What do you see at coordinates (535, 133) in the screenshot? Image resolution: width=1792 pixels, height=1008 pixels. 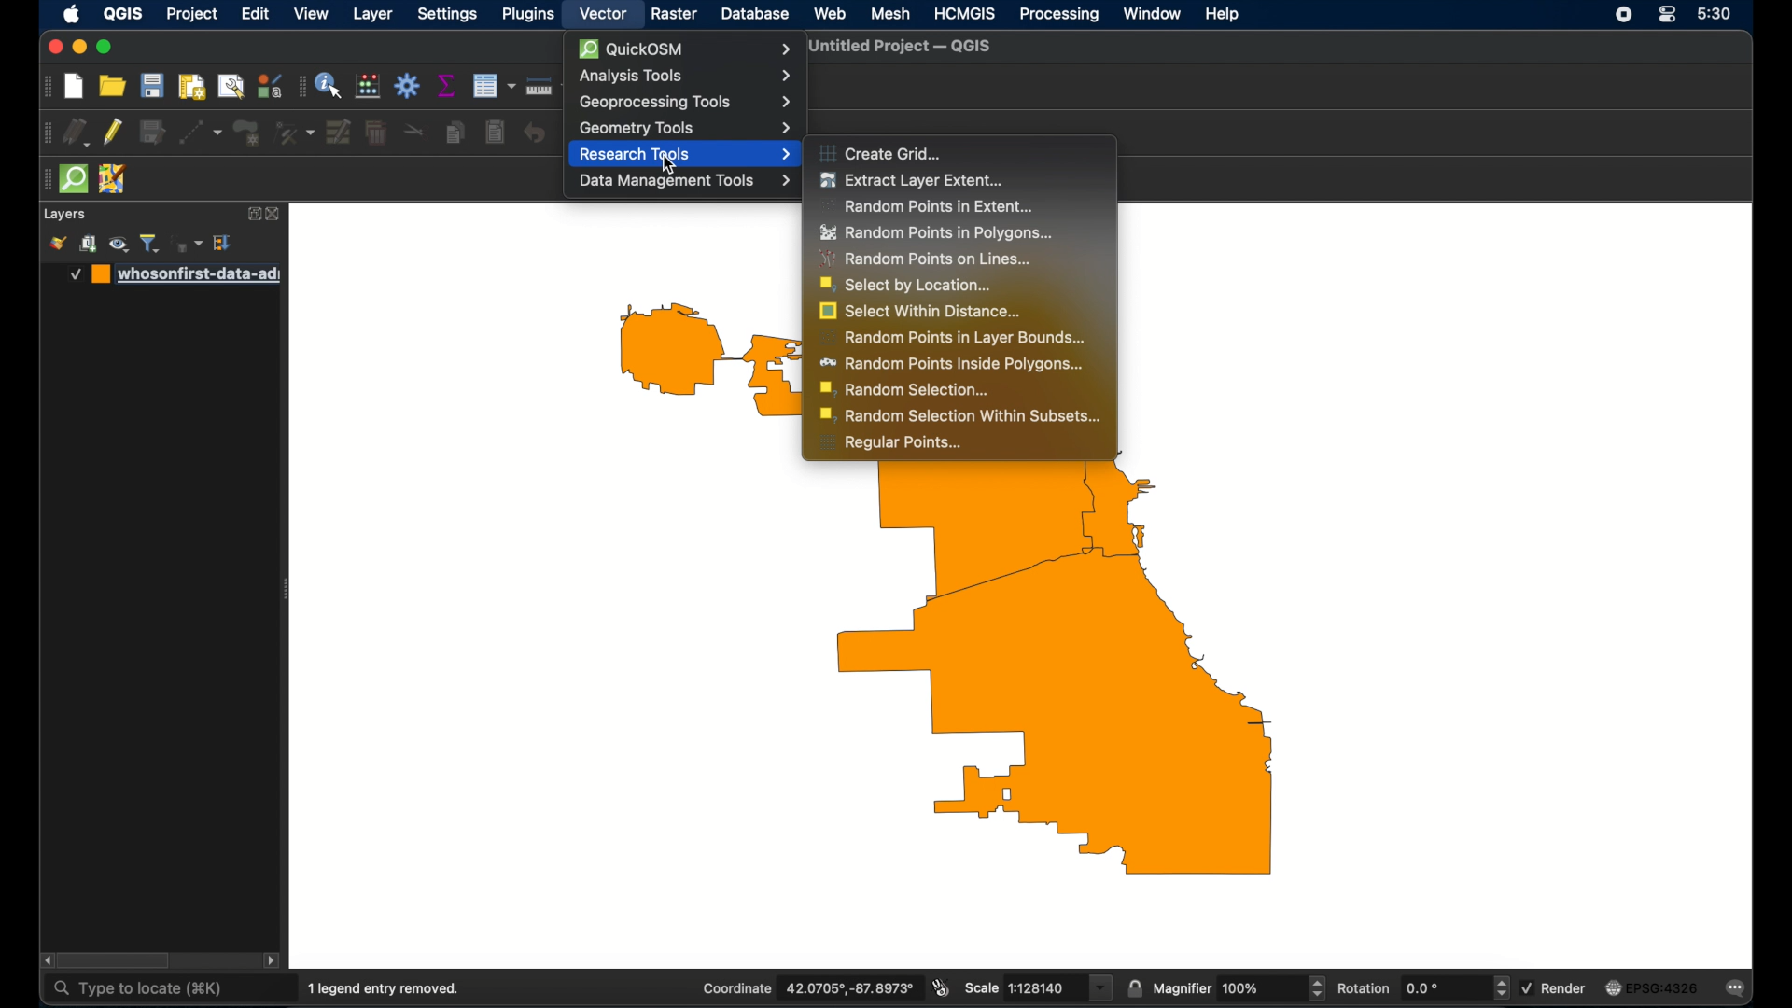 I see `undo` at bounding box center [535, 133].